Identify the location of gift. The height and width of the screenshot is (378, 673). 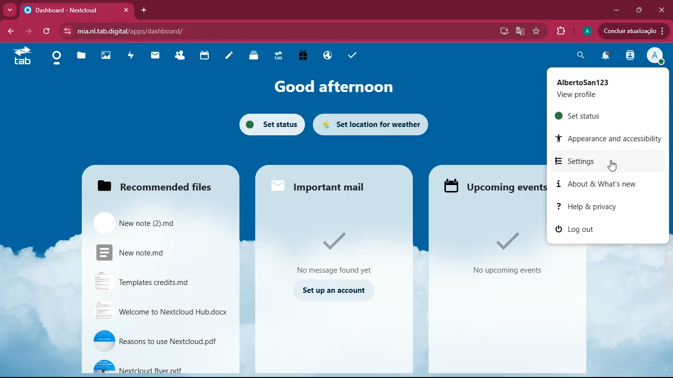
(303, 56).